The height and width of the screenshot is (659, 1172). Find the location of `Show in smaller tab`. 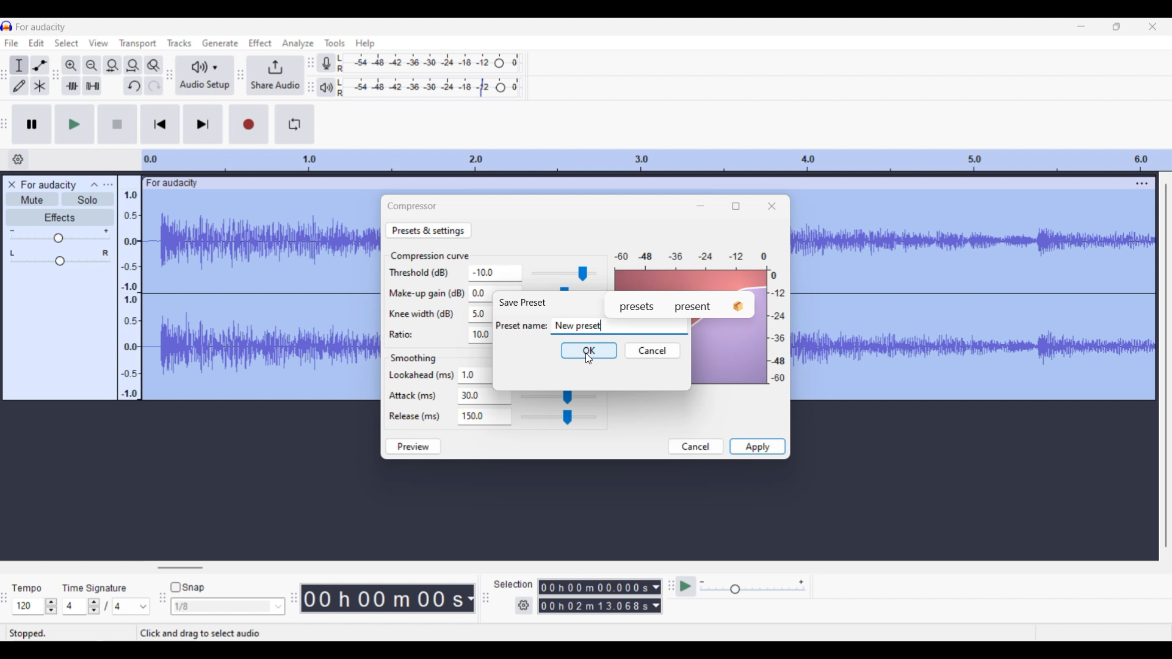

Show in smaller tab is located at coordinates (1117, 27).